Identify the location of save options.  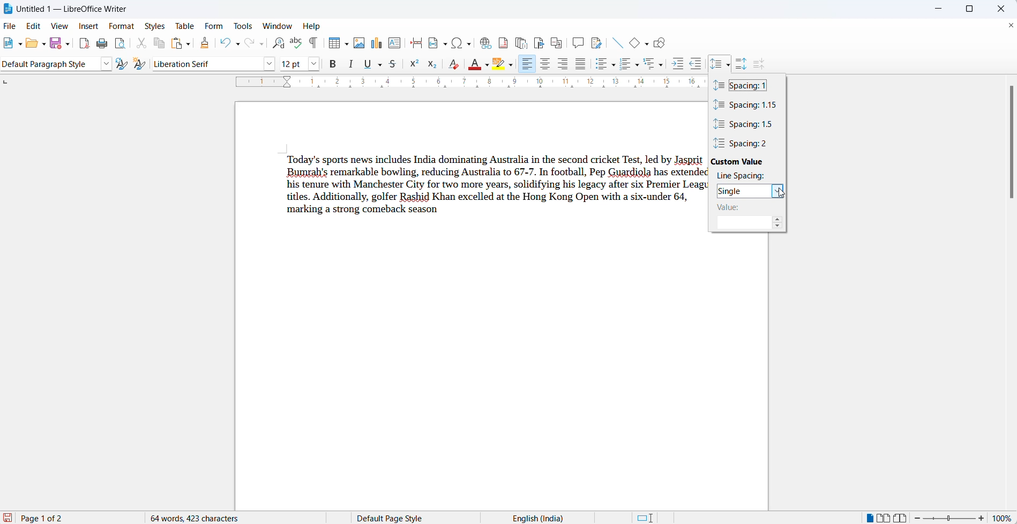
(68, 46).